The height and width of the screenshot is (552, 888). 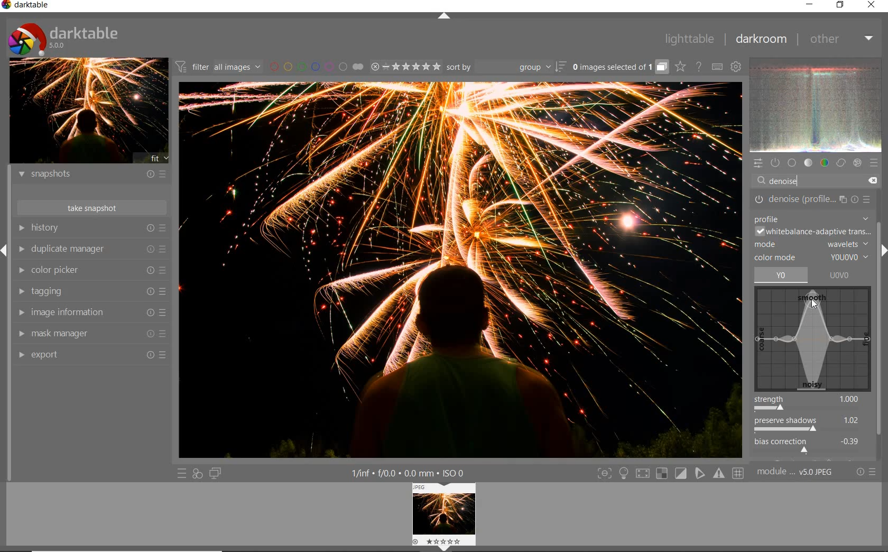 I want to click on base, so click(x=793, y=163).